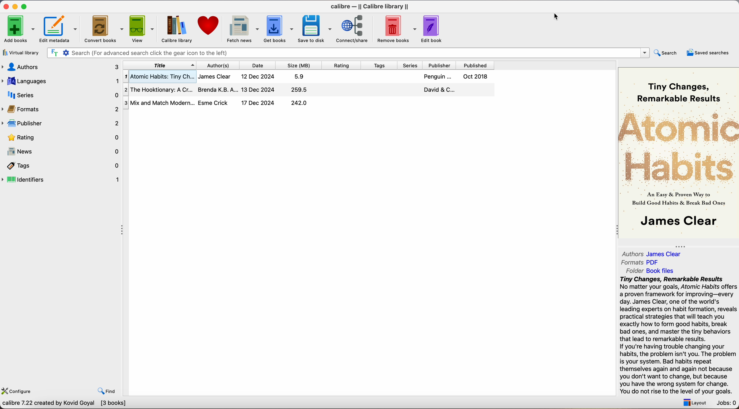 The height and width of the screenshot is (409, 739). I want to click on rating, so click(342, 65).